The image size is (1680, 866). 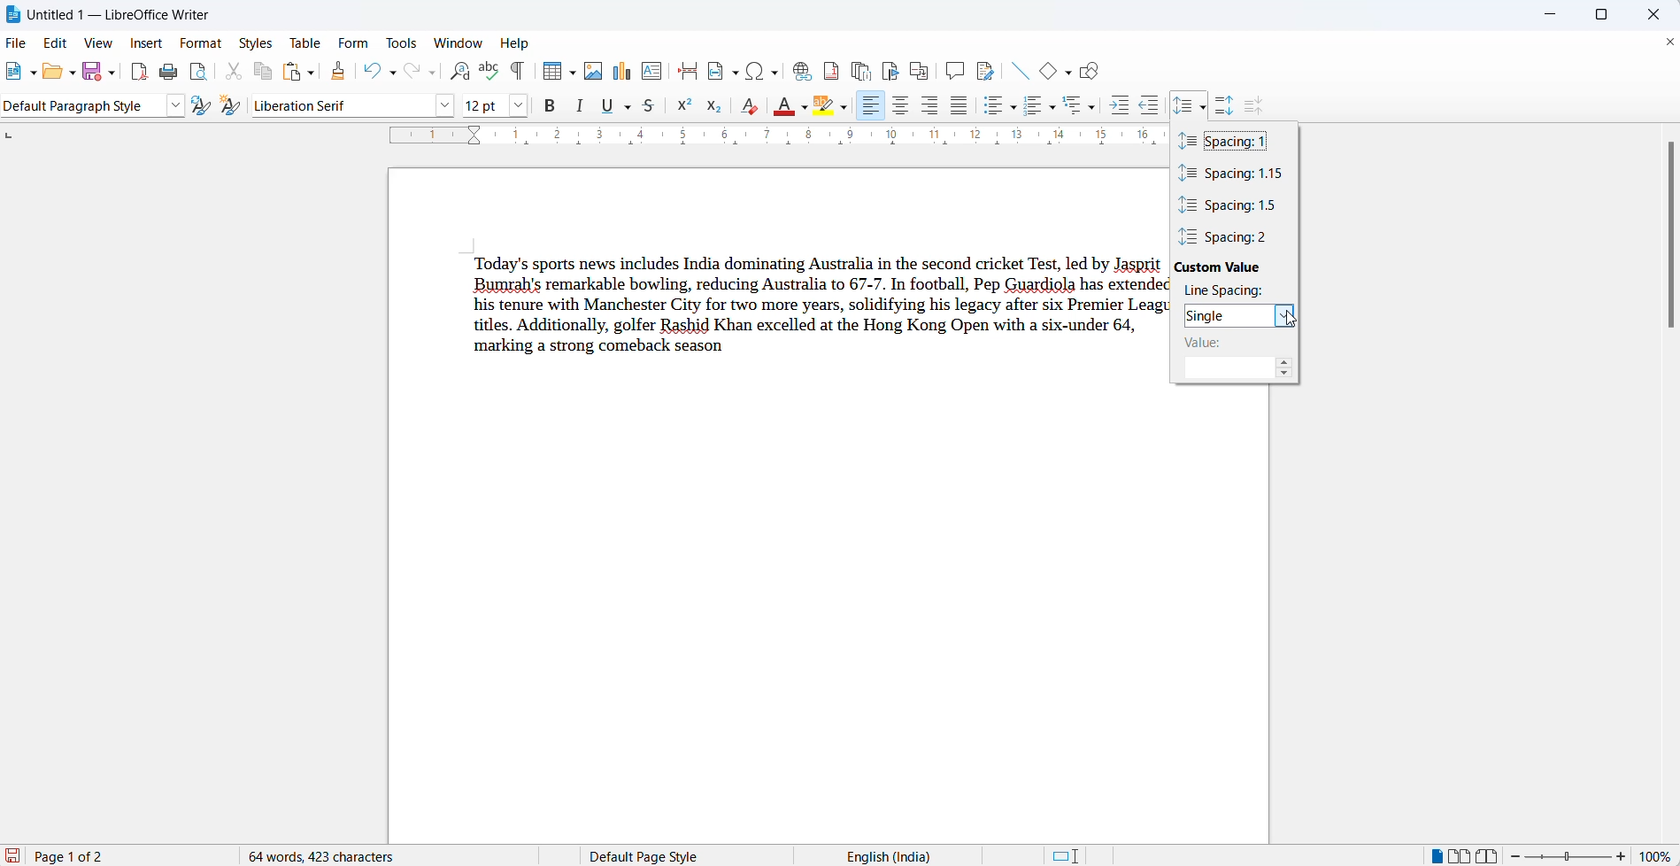 What do you see at coordinates (953, 69) in the screenshot?
I see `insert comments` at bounding box center [953, 69].